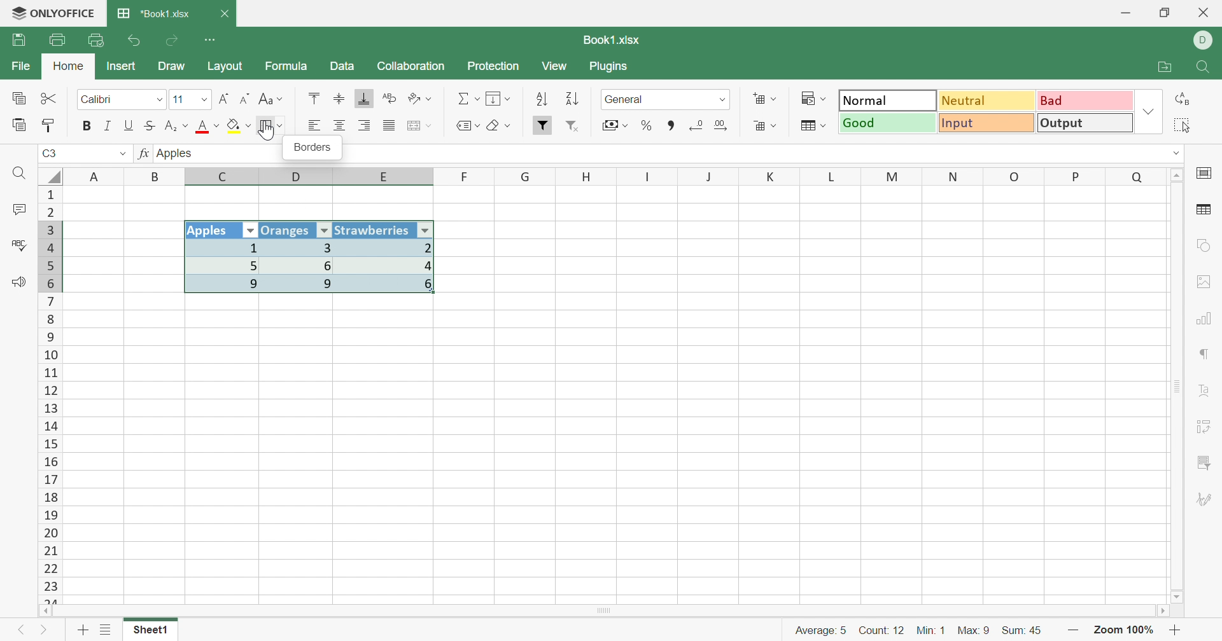 Image resolution: width=1222 pixels, height=641 pixels. Describe the element at coordinates (342, 67) in the screenshot. I see `Data` at that location.